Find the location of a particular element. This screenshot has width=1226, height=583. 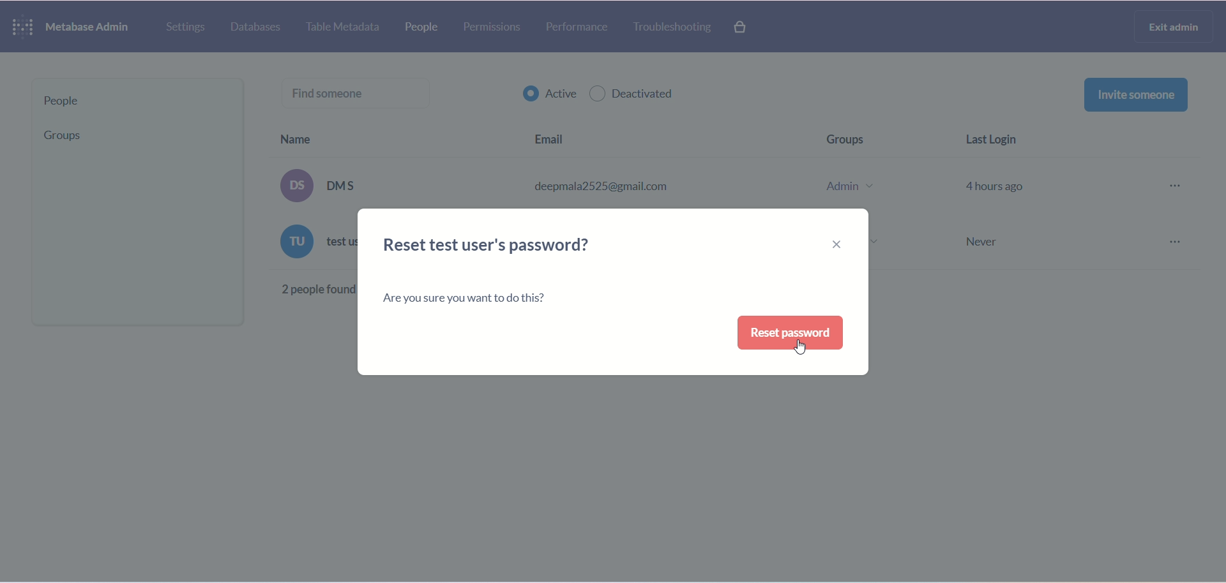

text is located at coordinates (317, 244).